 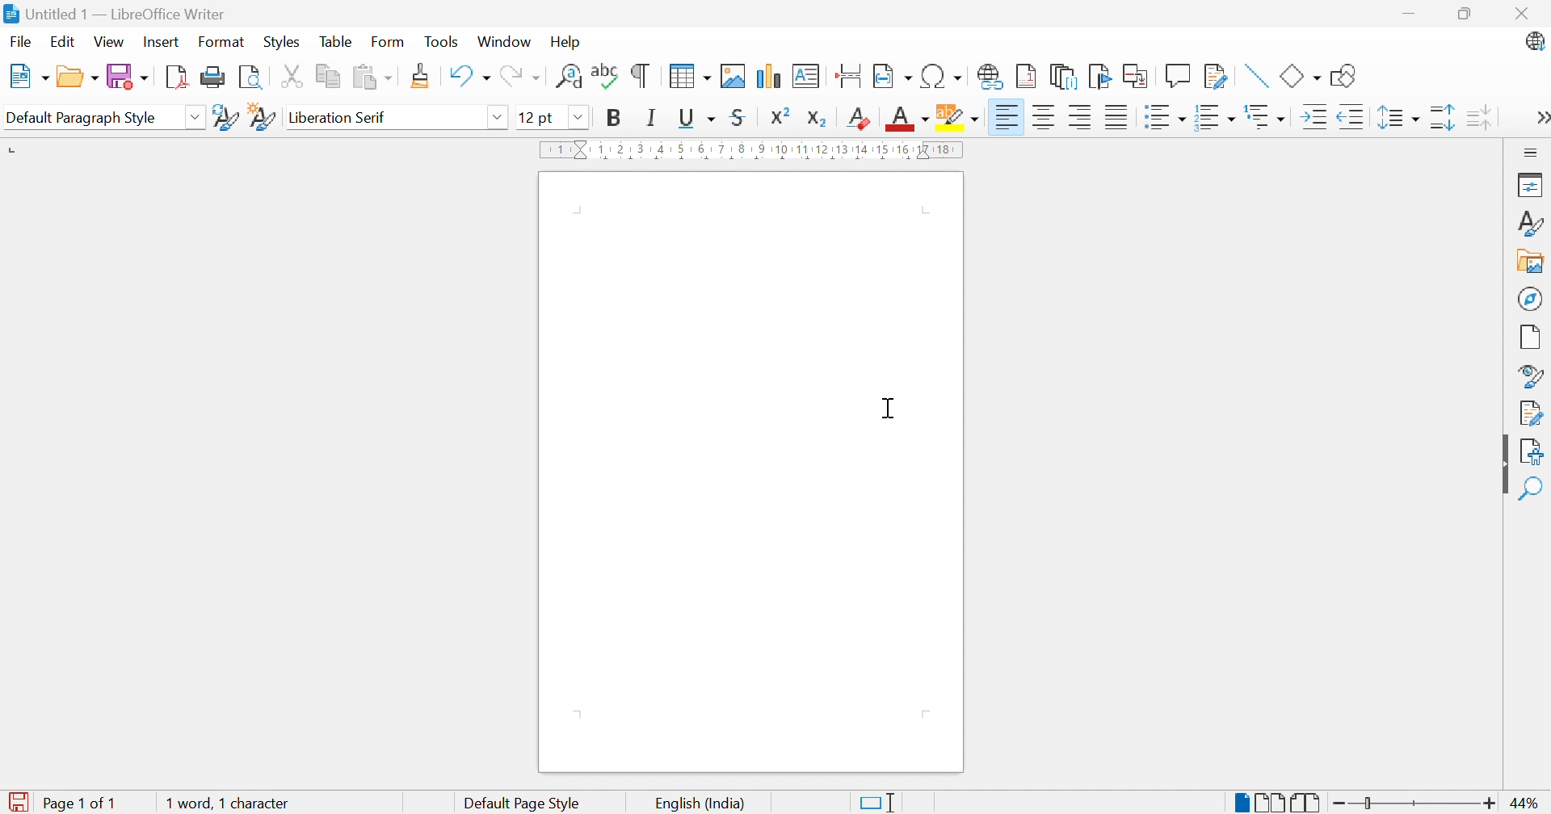 I want to click on Styles, so click(x=281, y=41).